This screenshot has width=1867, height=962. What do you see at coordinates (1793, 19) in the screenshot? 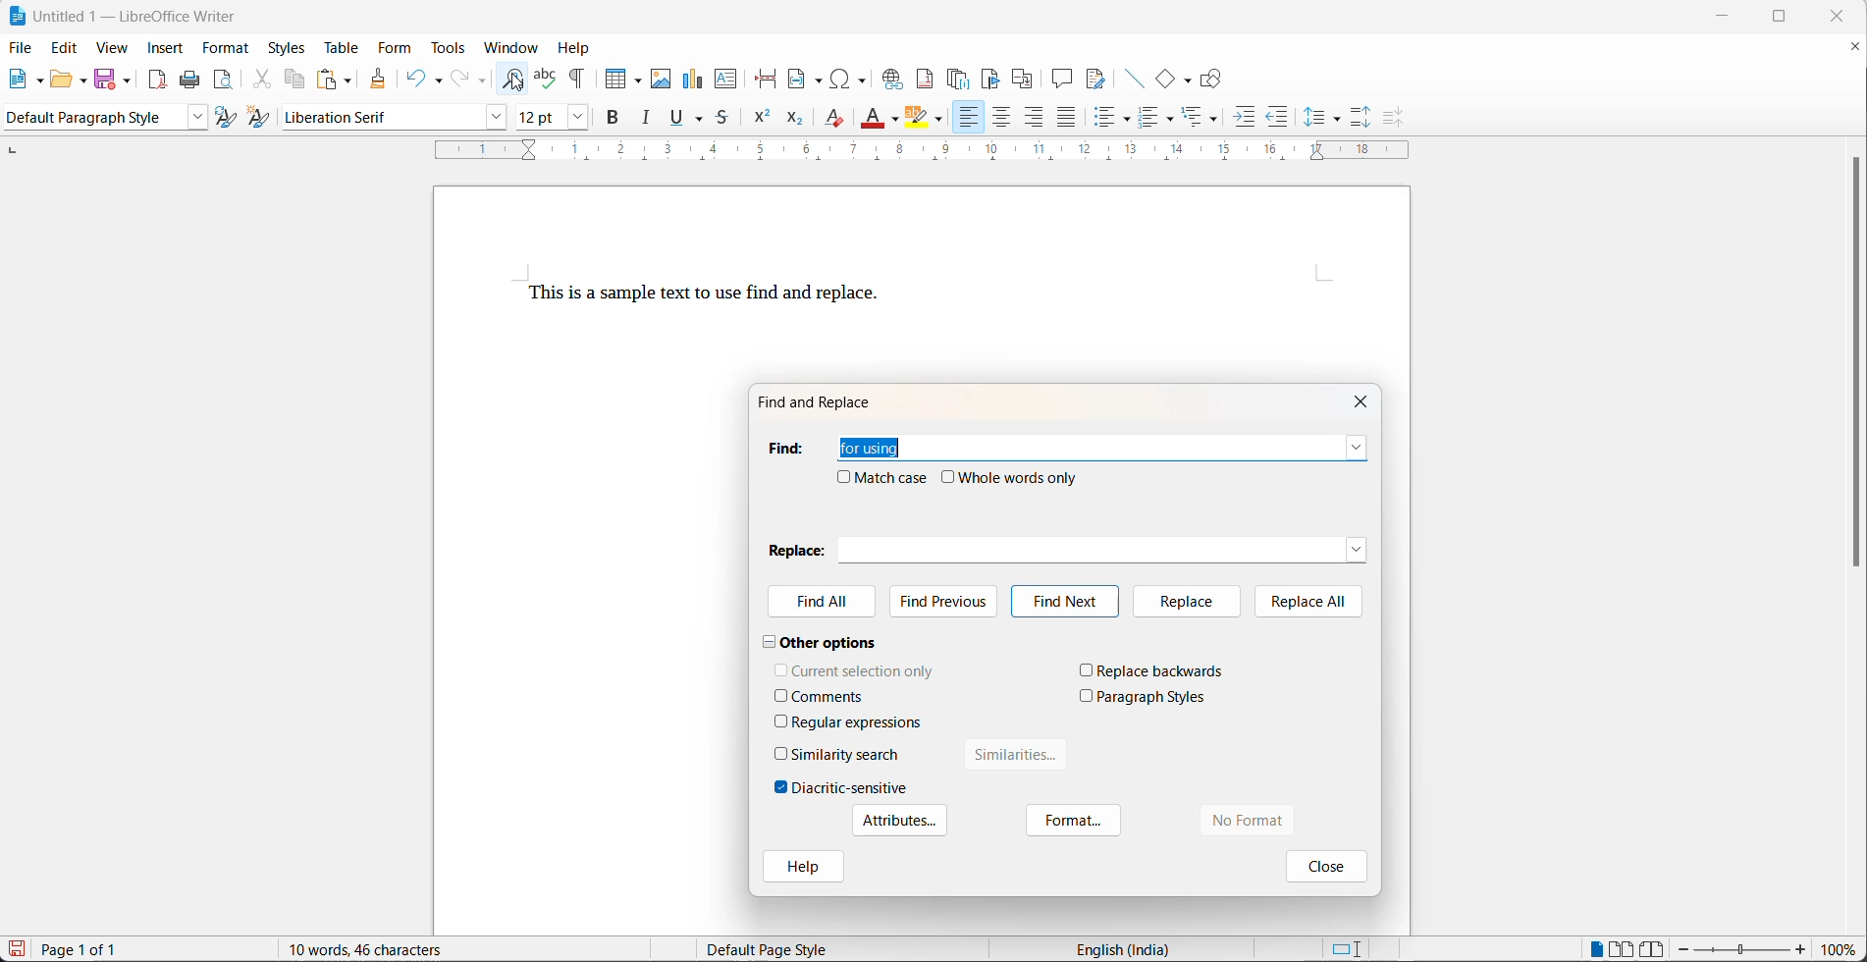
I see `maximize` at bounding box center [1793, 19].